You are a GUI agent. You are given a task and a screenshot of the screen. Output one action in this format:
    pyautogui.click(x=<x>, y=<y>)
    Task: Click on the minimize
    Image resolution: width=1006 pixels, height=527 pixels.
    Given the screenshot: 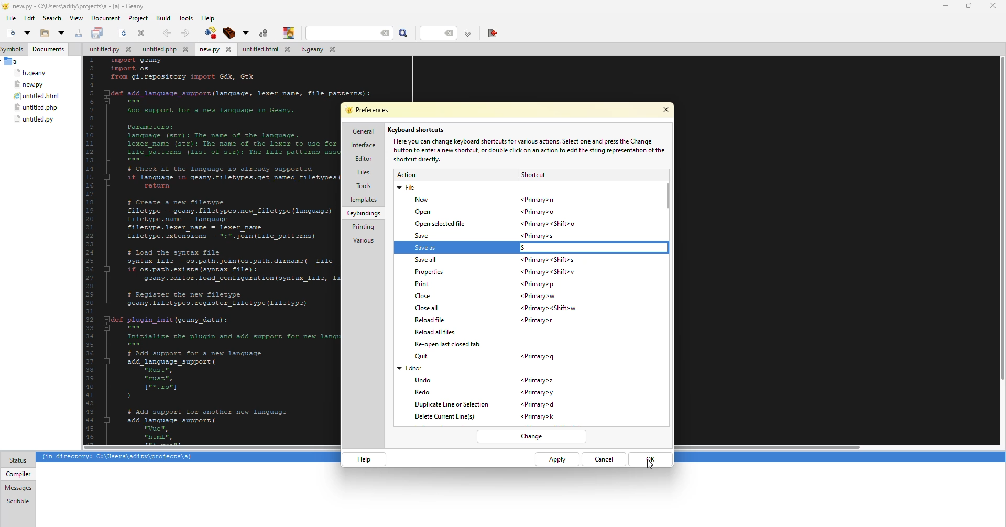 What is the action you would take?
    pyautogui.click(x=944, y=6)
    